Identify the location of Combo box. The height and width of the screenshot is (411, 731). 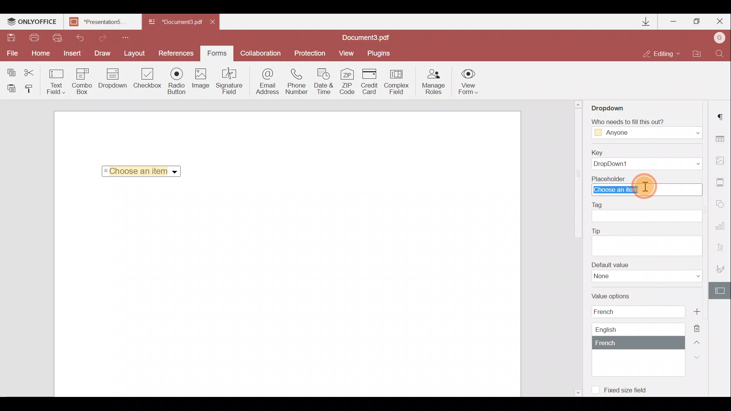
(82, 80).